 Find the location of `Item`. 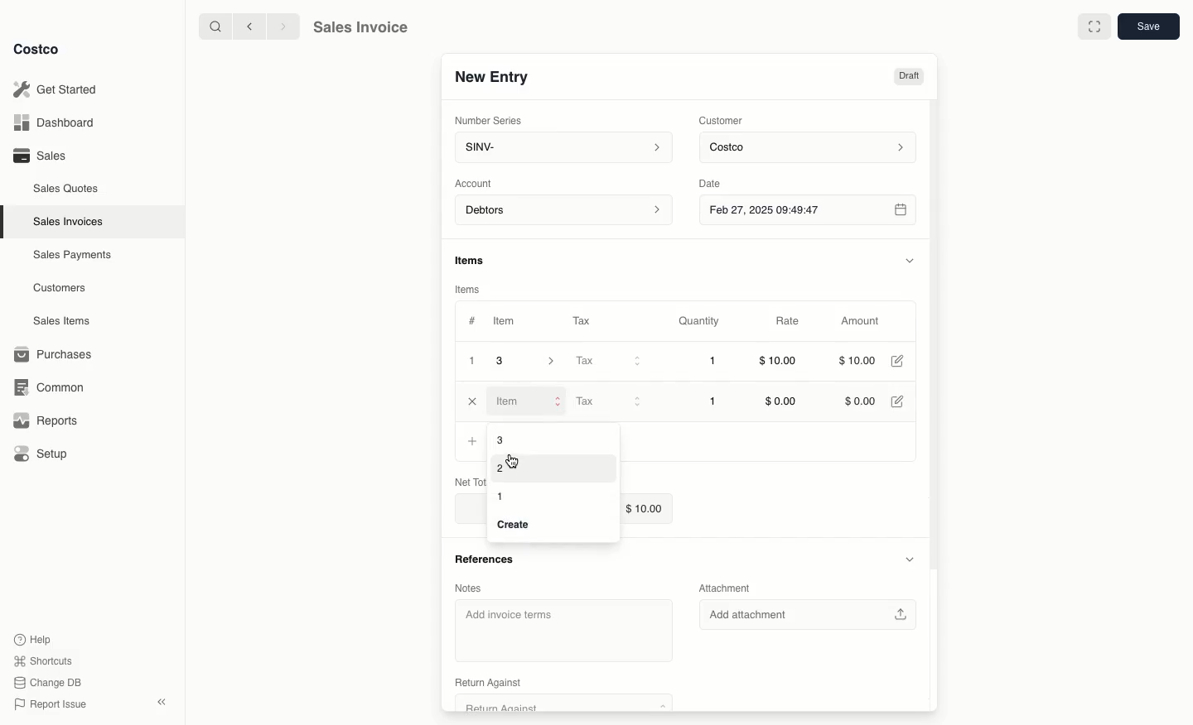

Item is located at coordinates (505, 320).